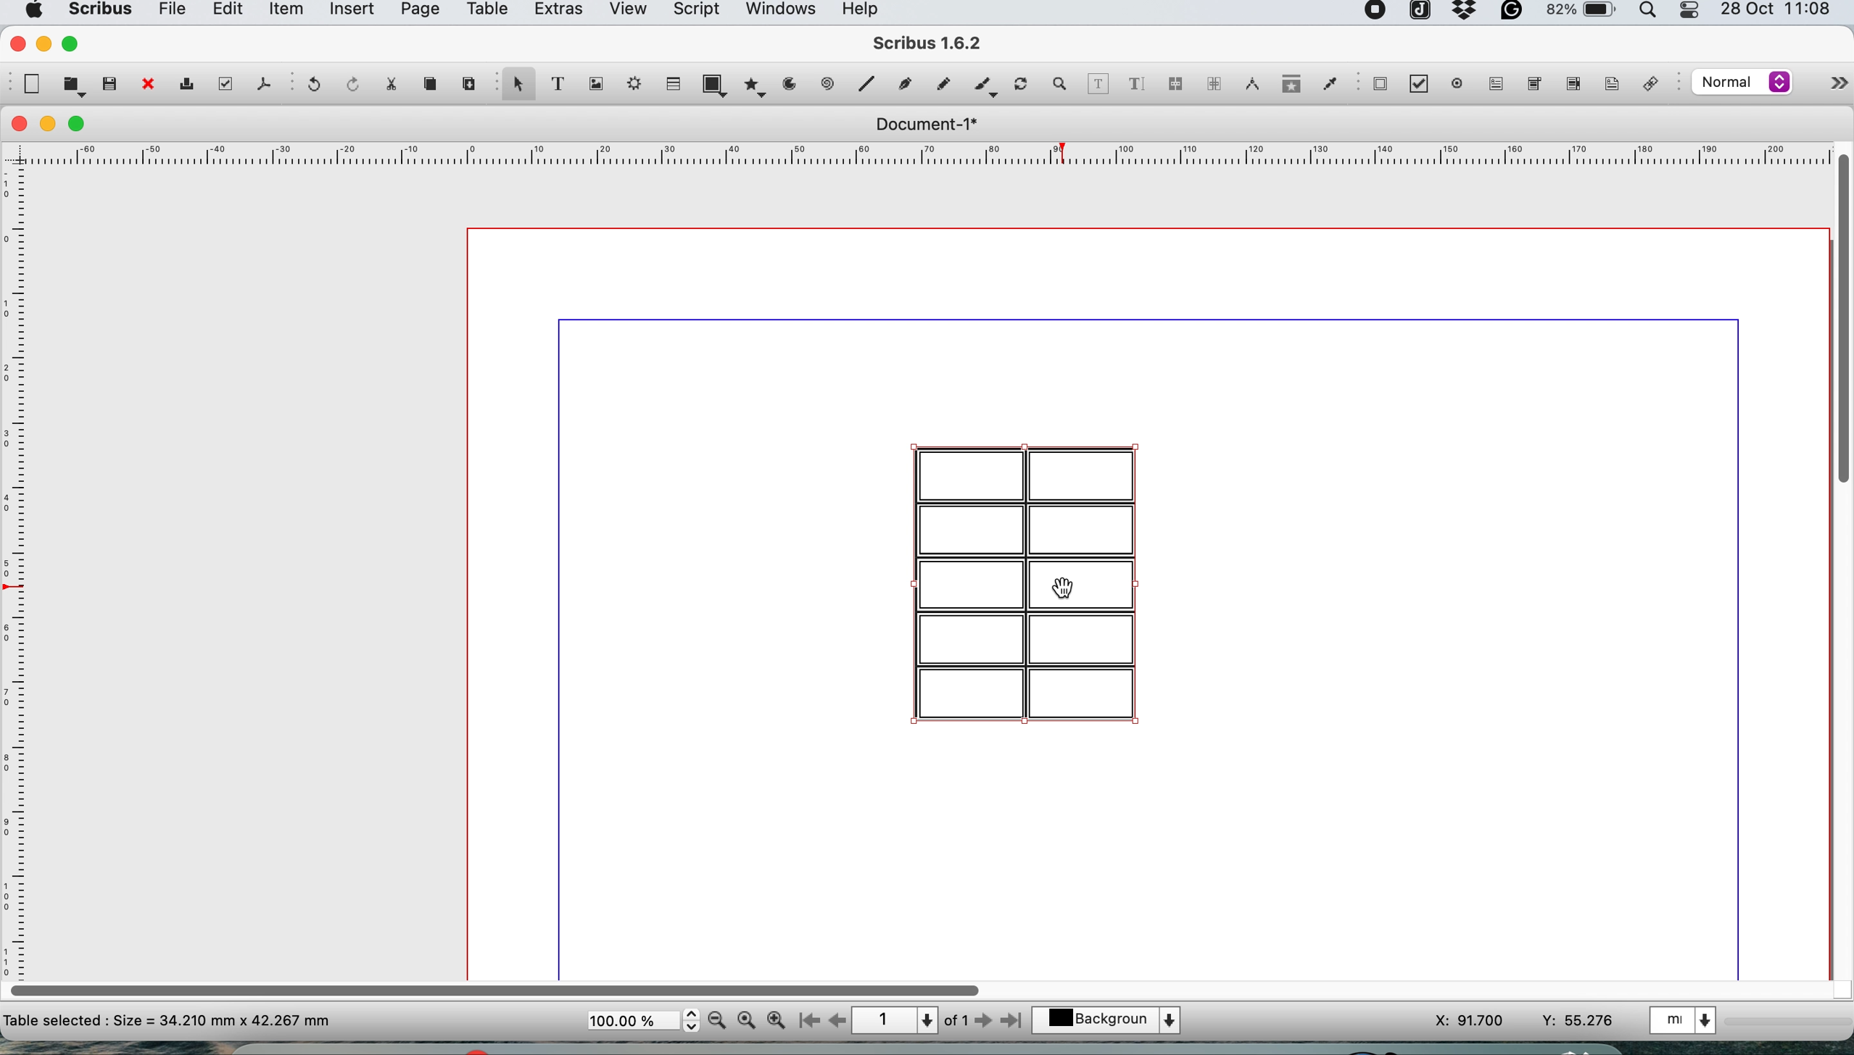  I want to click on spiral, so click(829, 83).